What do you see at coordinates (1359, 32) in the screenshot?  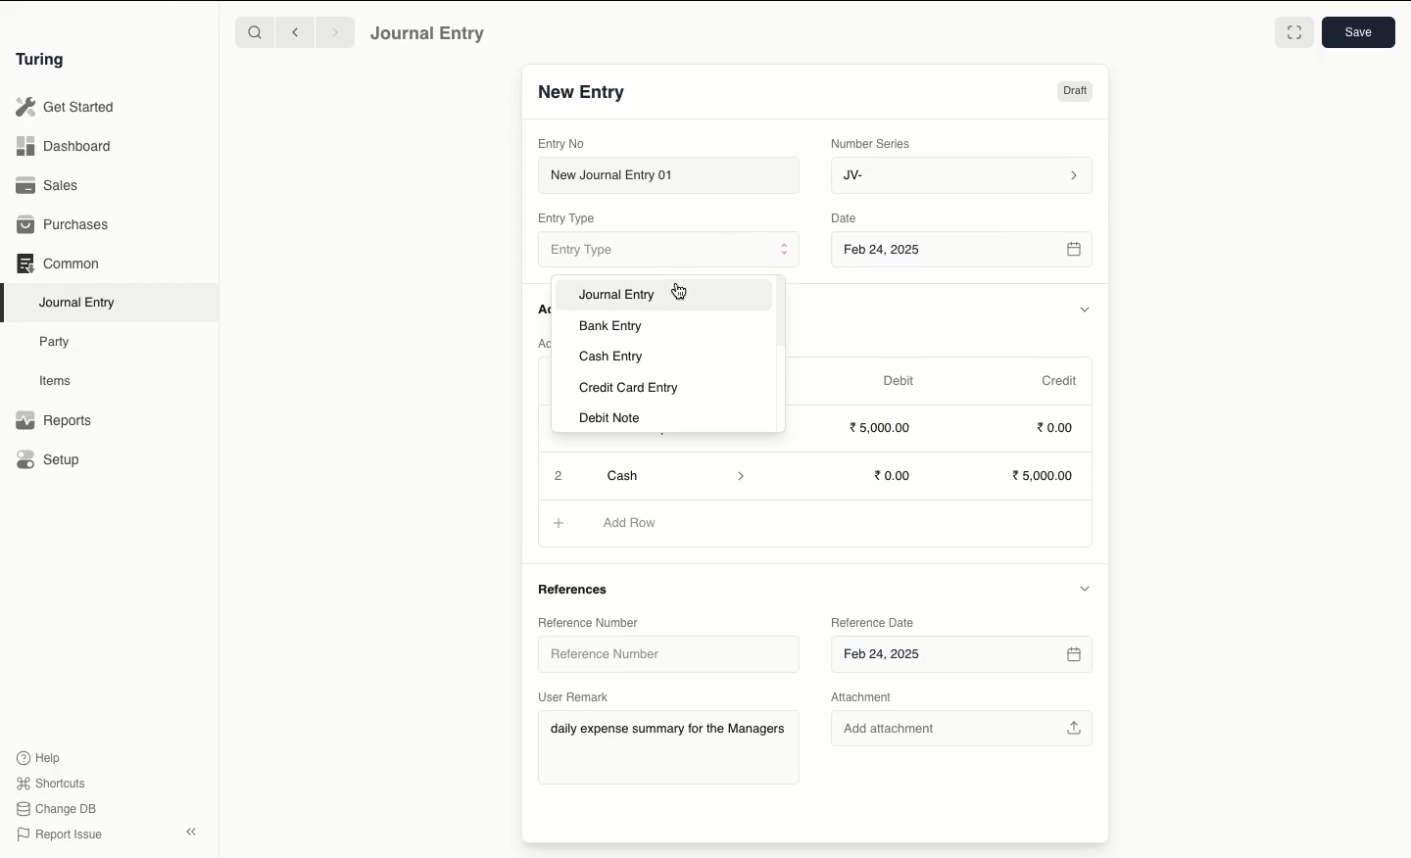 I see `Save` at bounding box center [1359, 32].